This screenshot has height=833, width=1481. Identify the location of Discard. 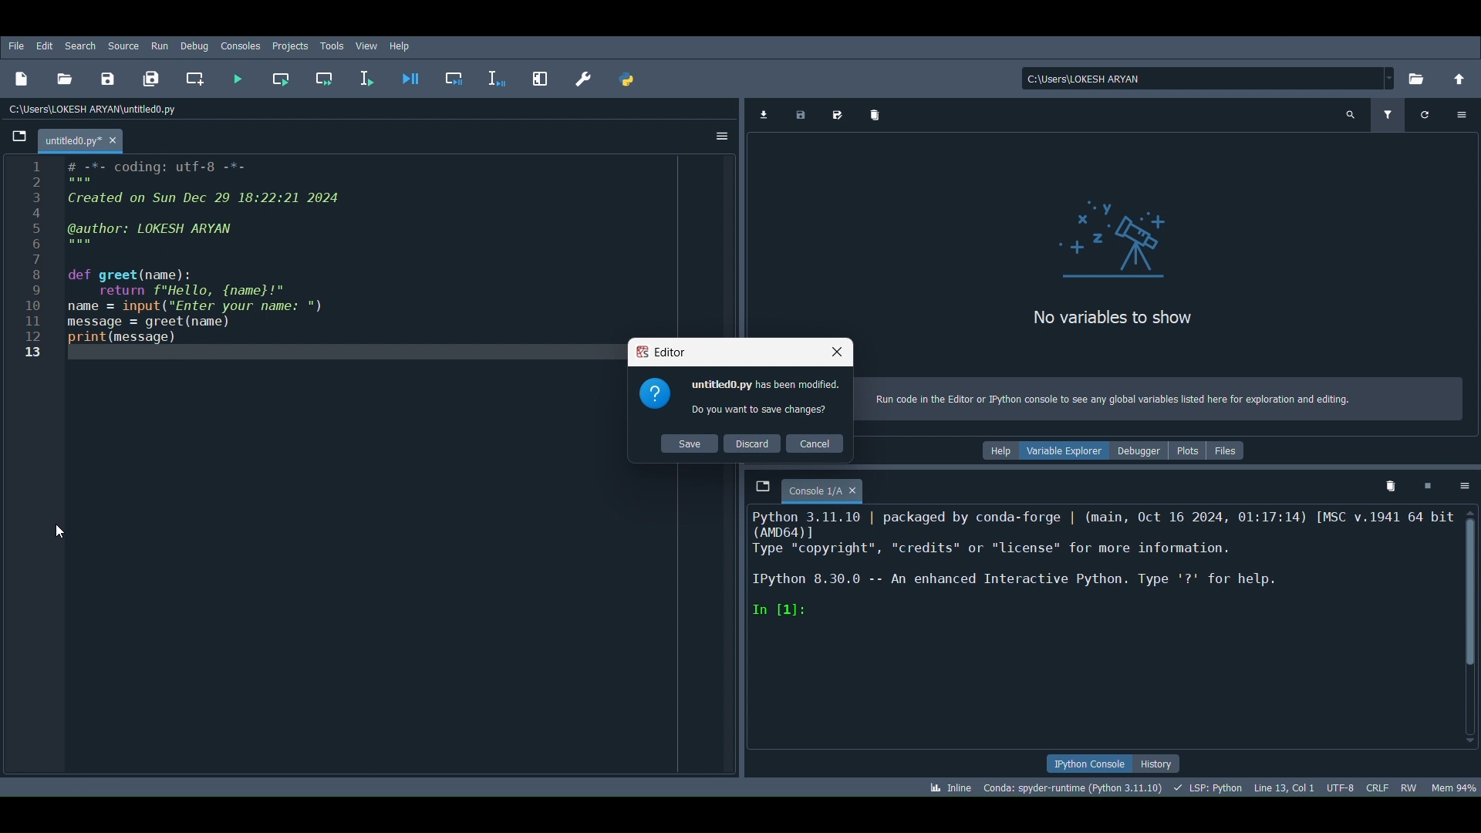
(749, 441).